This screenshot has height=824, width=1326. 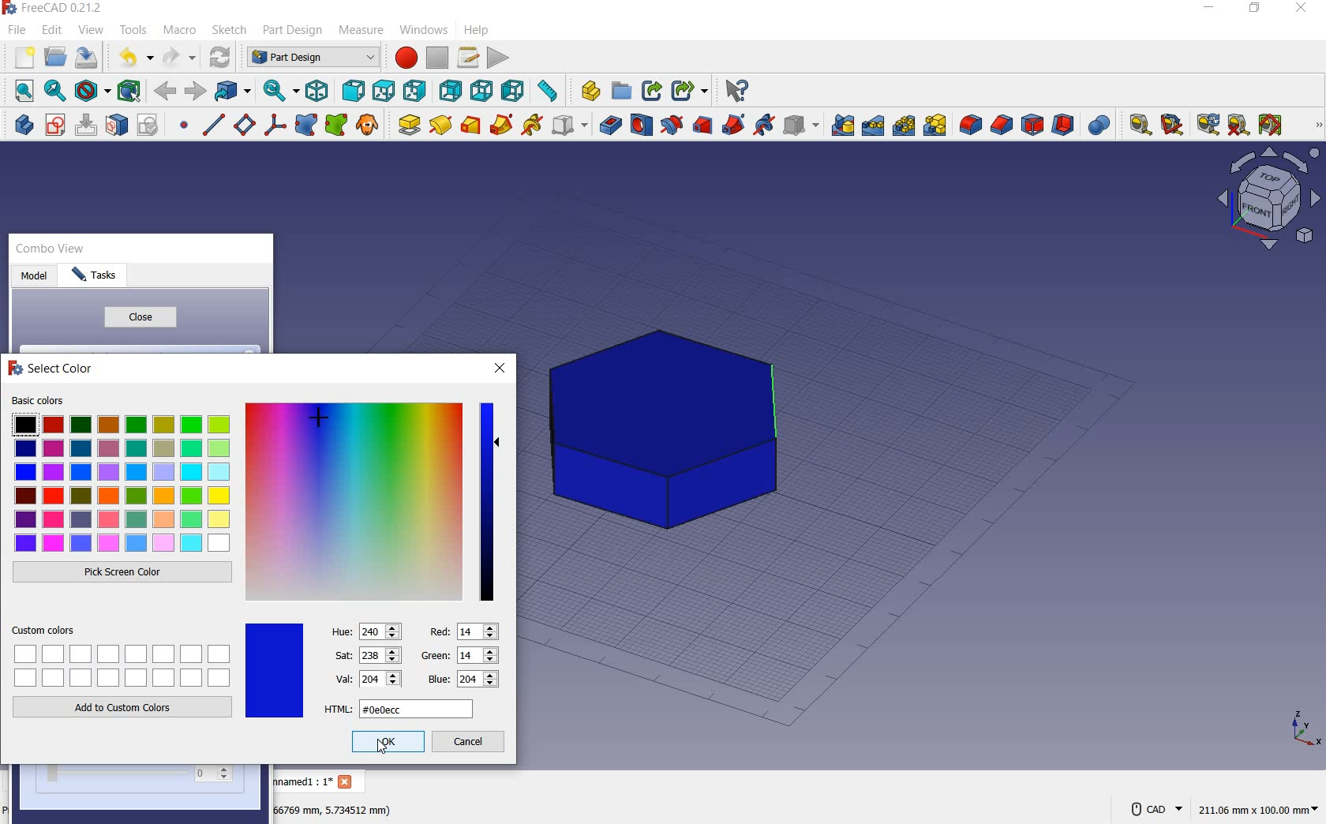 I want to click on subtractive pipe, so click(x=734, y=125).